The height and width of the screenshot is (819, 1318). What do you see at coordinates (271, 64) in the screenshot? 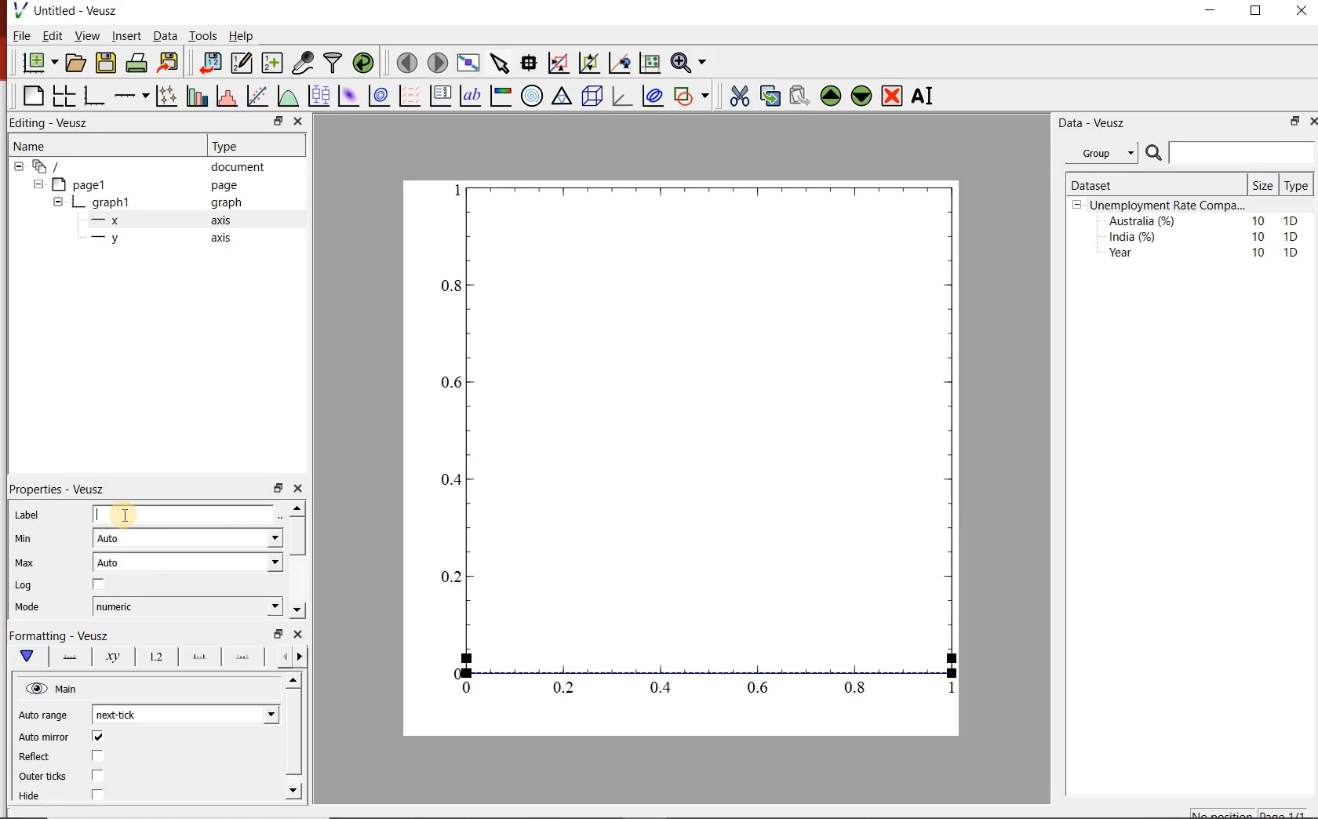
I see `create new datasets` at bounding box center [271, 64].